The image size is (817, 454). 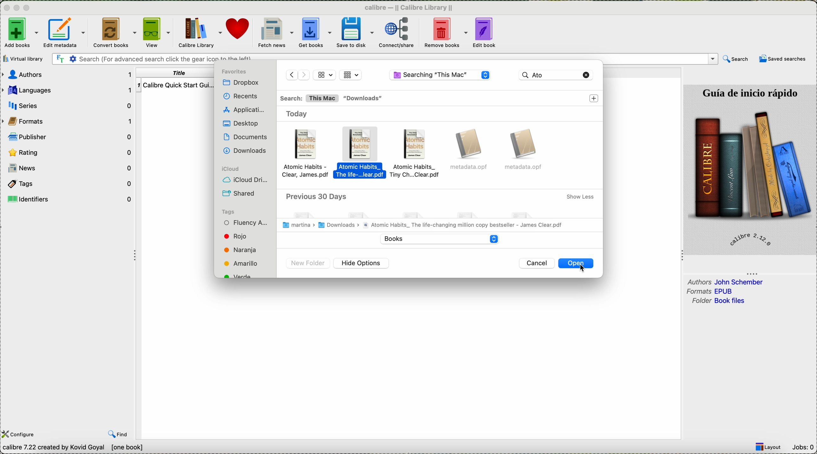 I want to click on find, so click(x=118, y=434).